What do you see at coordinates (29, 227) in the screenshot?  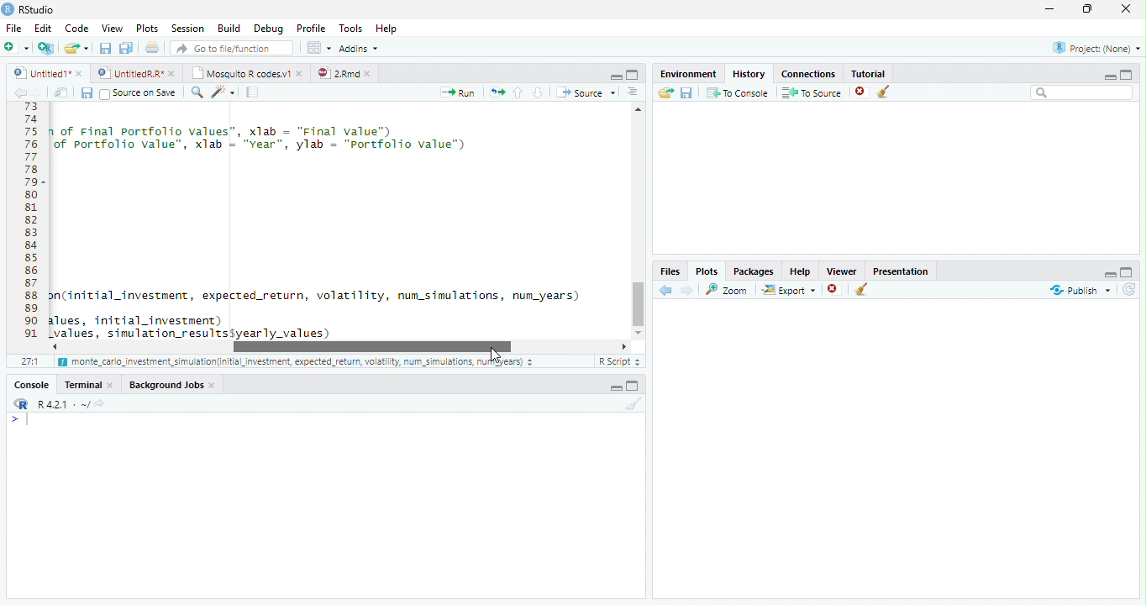 I see `Line Numbers` at bounding box center [29, 227].